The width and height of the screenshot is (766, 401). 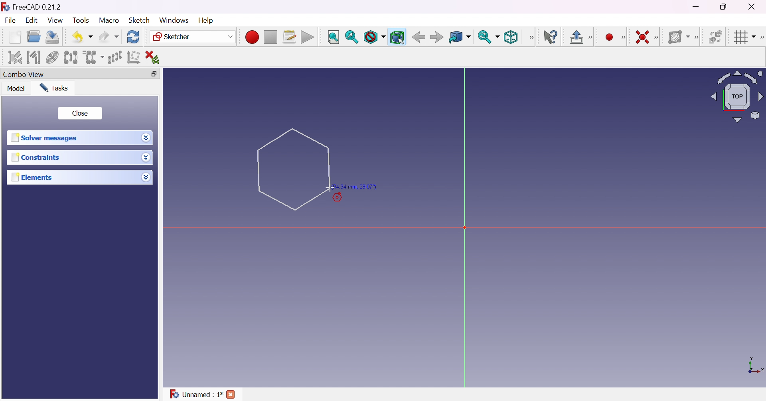 What do you see at coordinates (417, 37) in the screenshot?
I see `Back` at bounding box center [417, 37].